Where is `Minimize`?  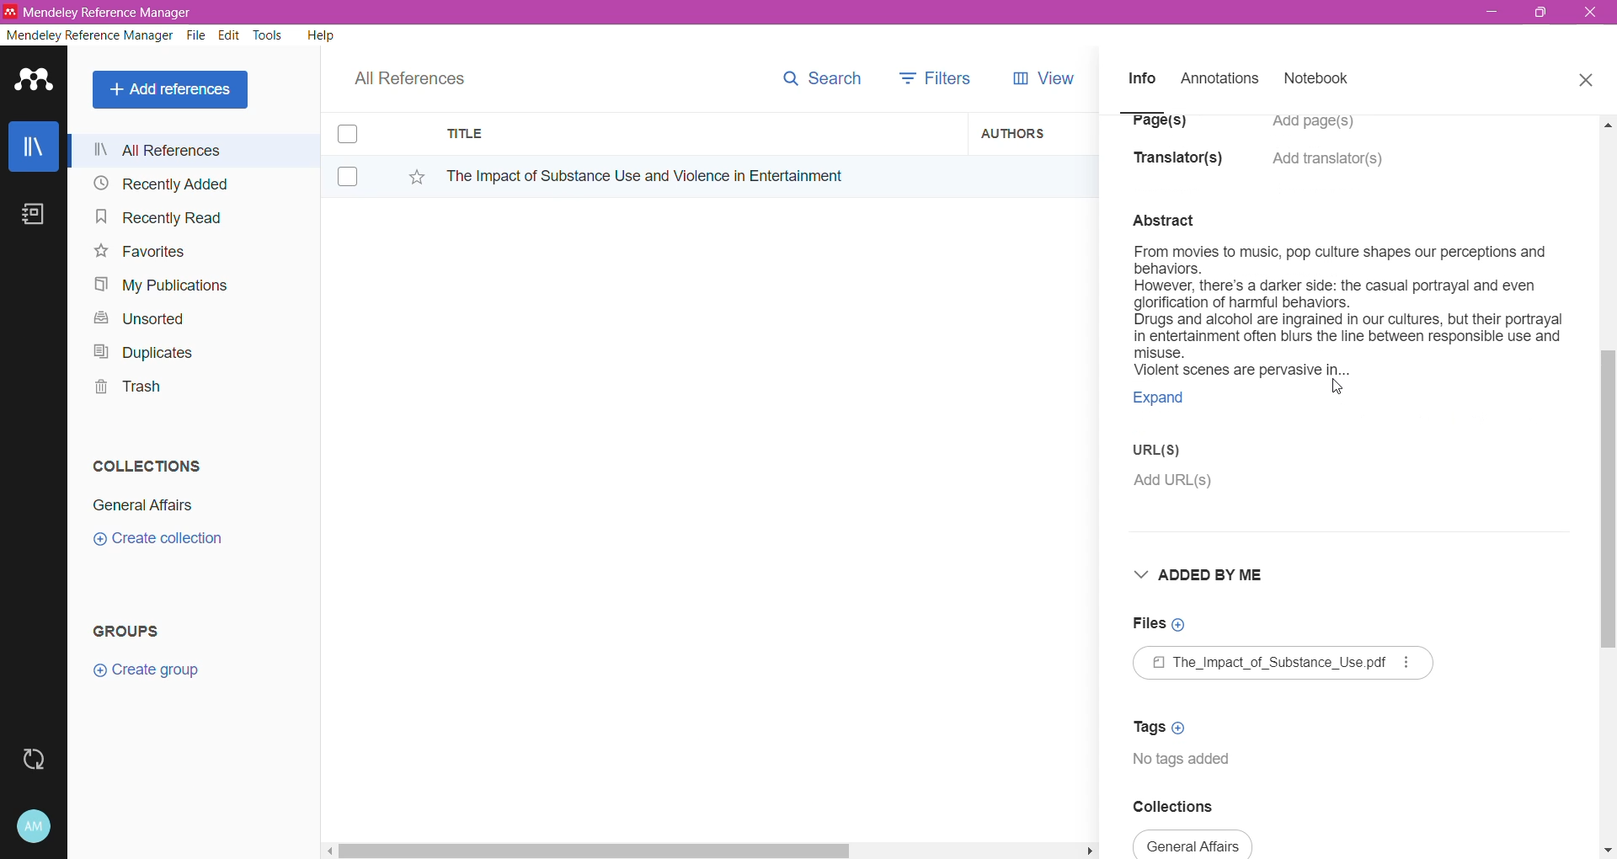 Minimize is located at coordinates (1492, 13).